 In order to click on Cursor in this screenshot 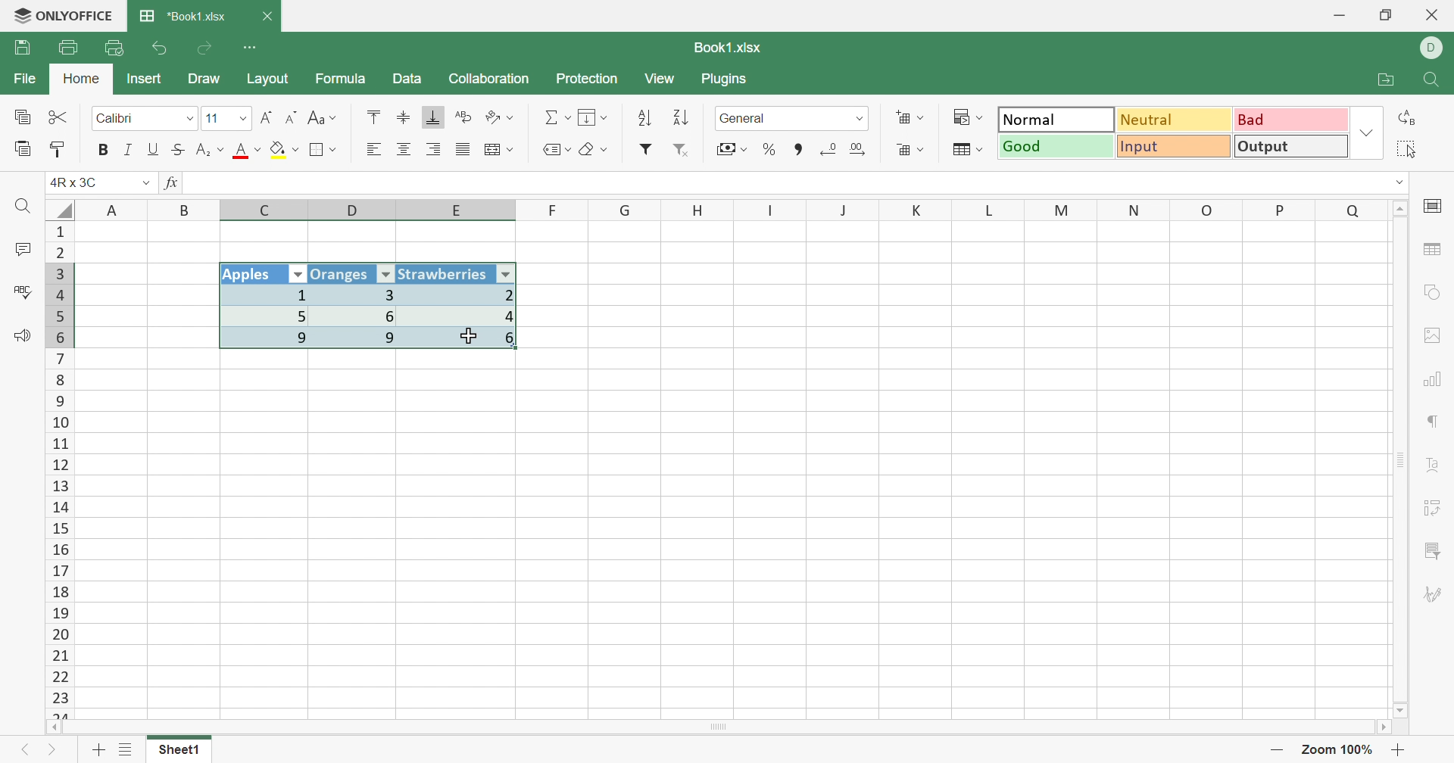, I will do `click(470, 335)`.